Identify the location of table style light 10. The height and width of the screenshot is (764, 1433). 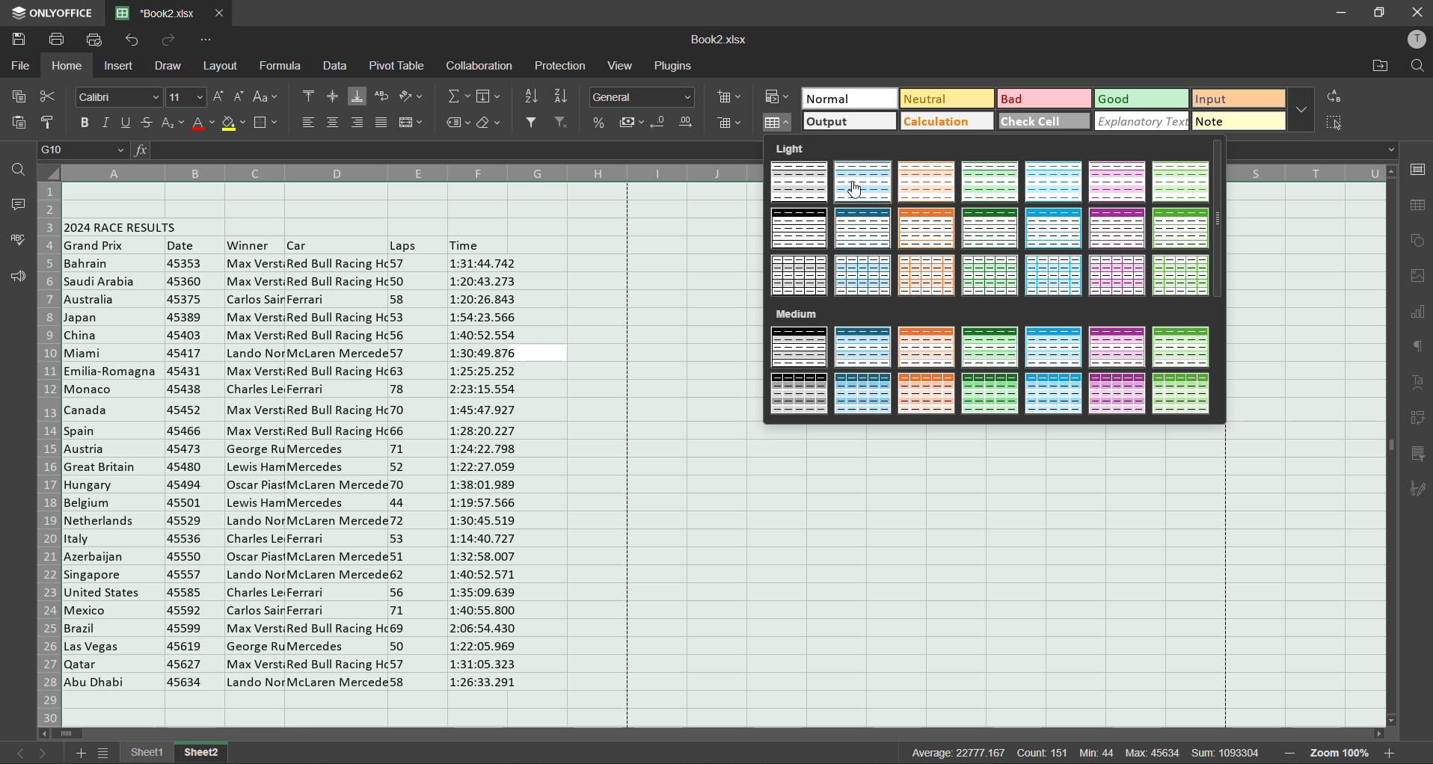
(928, 229).